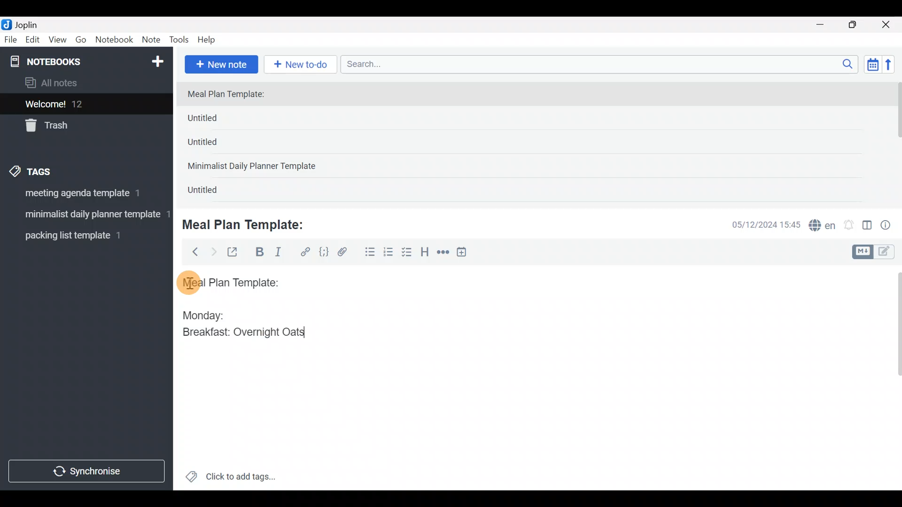  What do you see at coordinates (236, 253) in the screenshot?
I see `Toggle external editing` at bounding box center [236, 253].